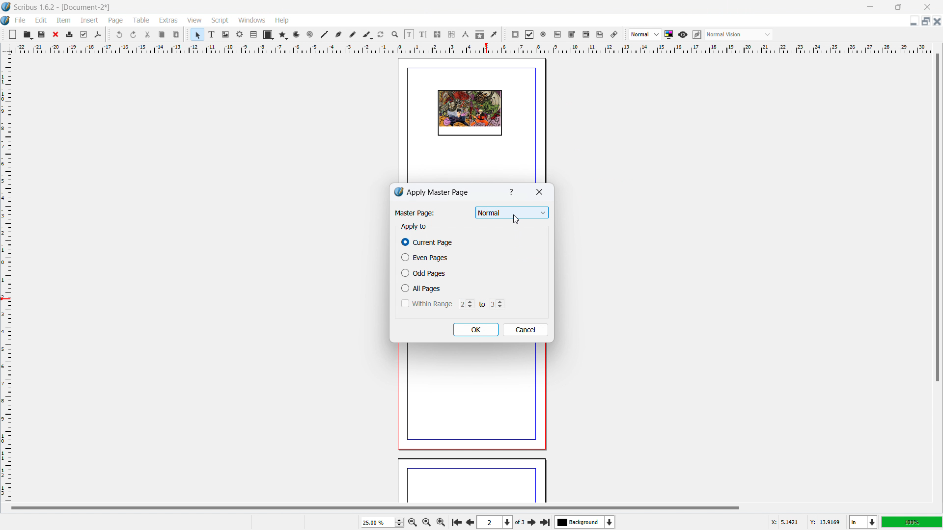 The height and width of the screenshot is (530, 943). Describe the element at coordinates (469, 400) in the screenshot. I see `page` at that location.